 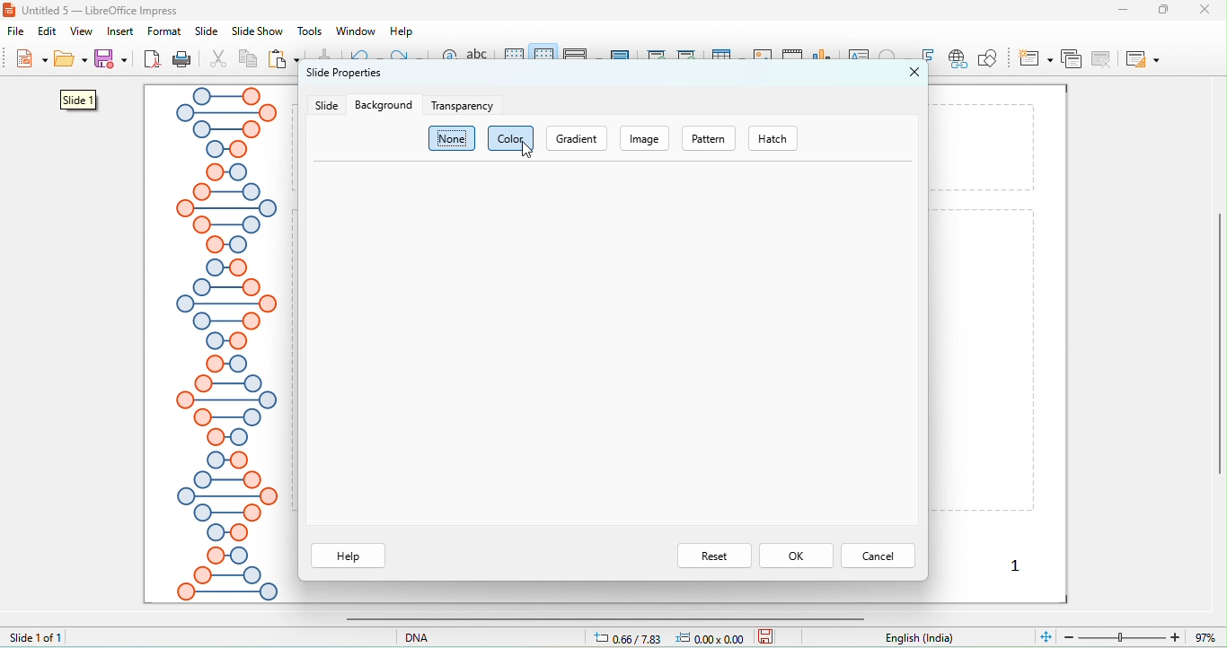 What do you see at coordinates (20, 33) in the screenshot?
I see `file` at bounding box center [20, 33].